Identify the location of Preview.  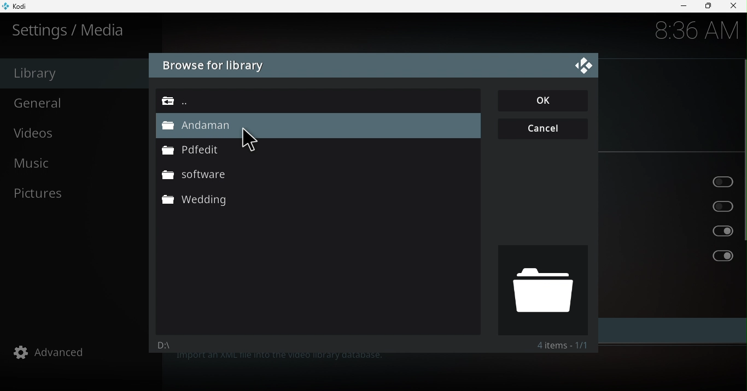
(541, 289).